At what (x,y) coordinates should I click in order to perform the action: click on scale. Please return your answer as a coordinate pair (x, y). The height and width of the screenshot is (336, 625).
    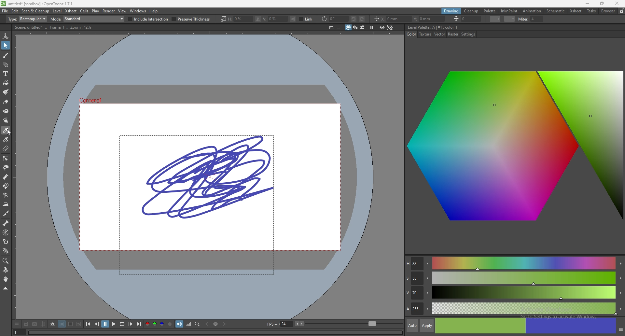
    Looking at the image, I should click on (223, 19).